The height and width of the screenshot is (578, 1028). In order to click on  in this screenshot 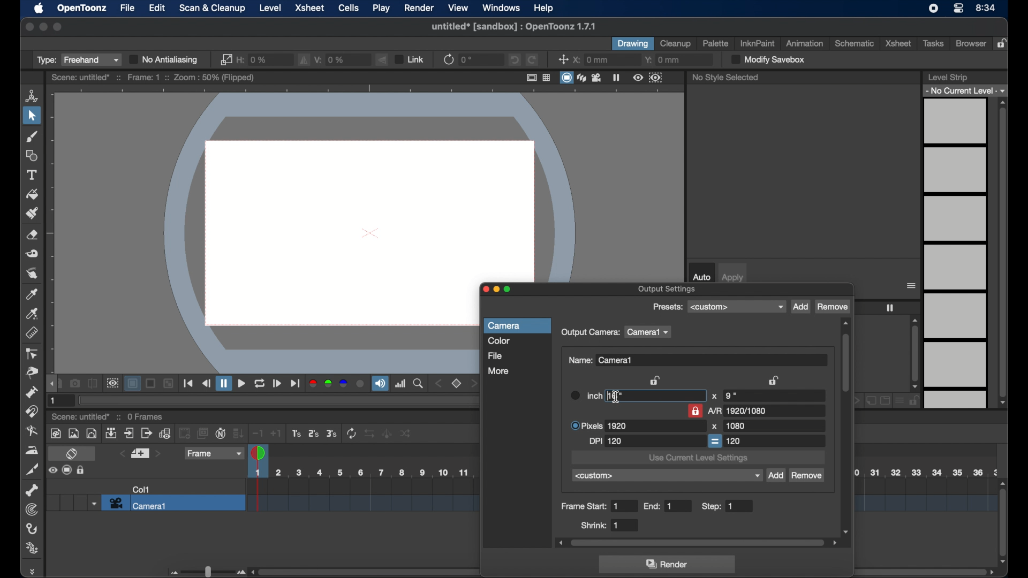, I will do `click(169, 384)`.